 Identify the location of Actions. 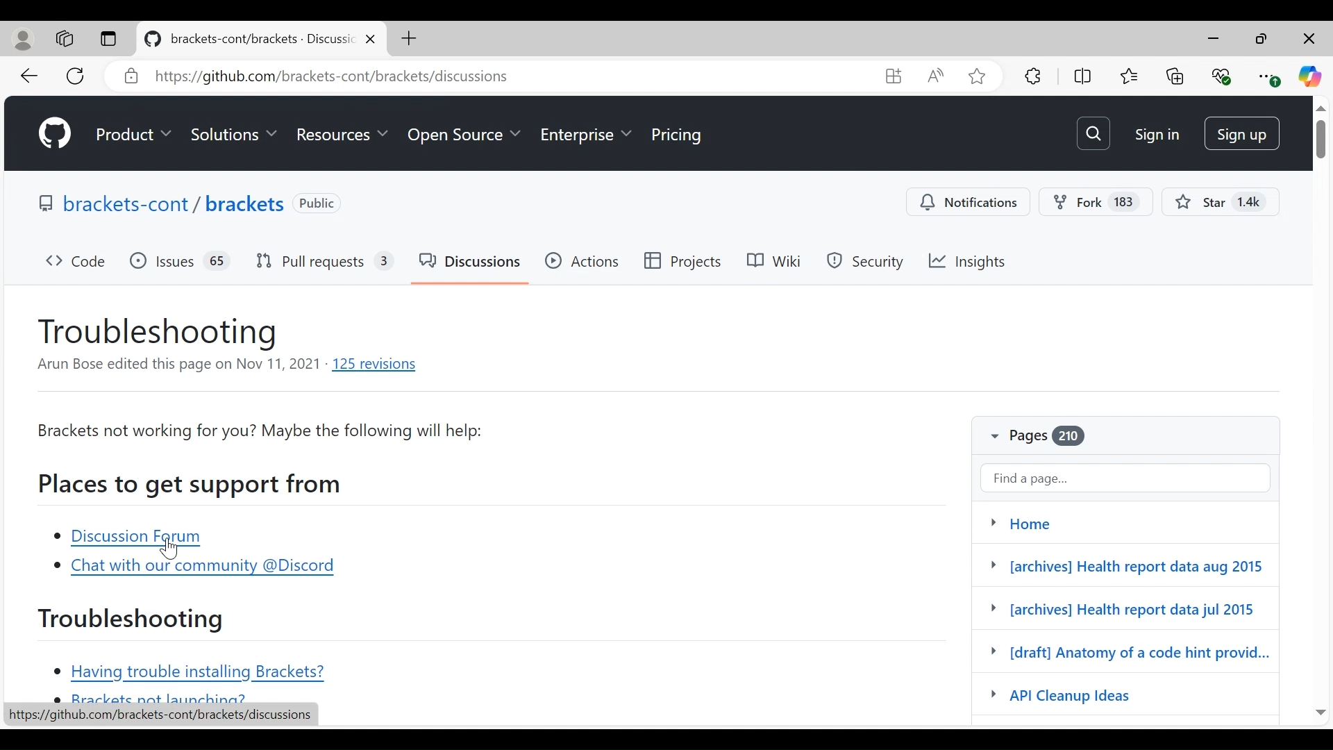
(582, 261).